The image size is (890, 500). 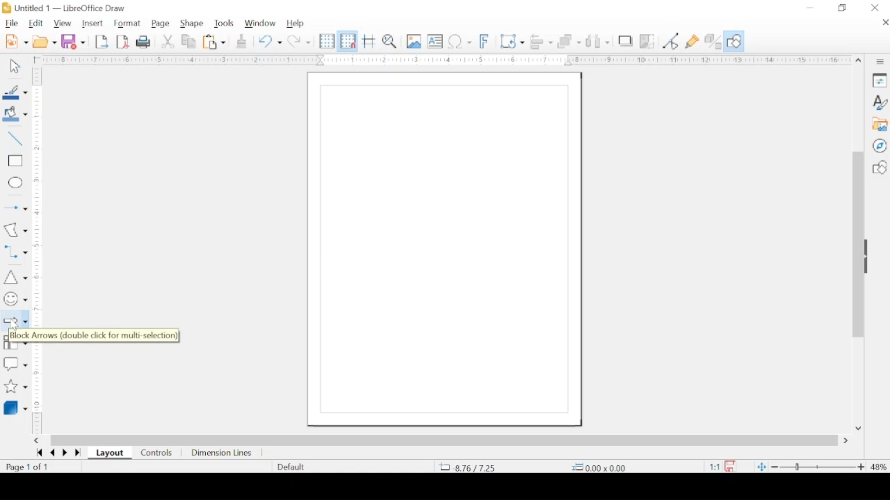 What do you see at coordinates (168, 41) in the screenshot?
I see `cut` at bounding box center [168, 41].